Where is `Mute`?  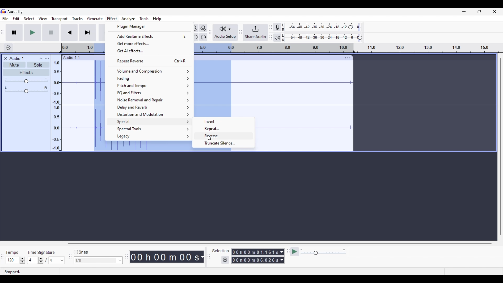 Mute is located at coordinates (14, 64).